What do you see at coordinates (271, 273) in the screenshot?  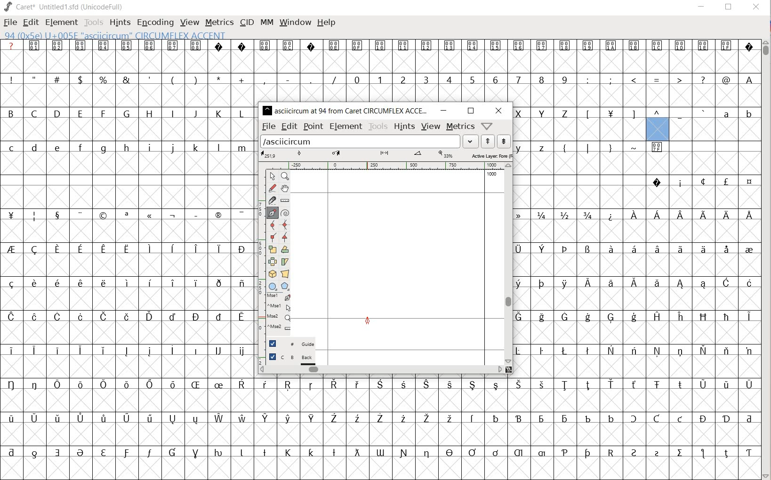 I see `rotate the selection in 3D and project back to plane` at bounding box center [271, 273].